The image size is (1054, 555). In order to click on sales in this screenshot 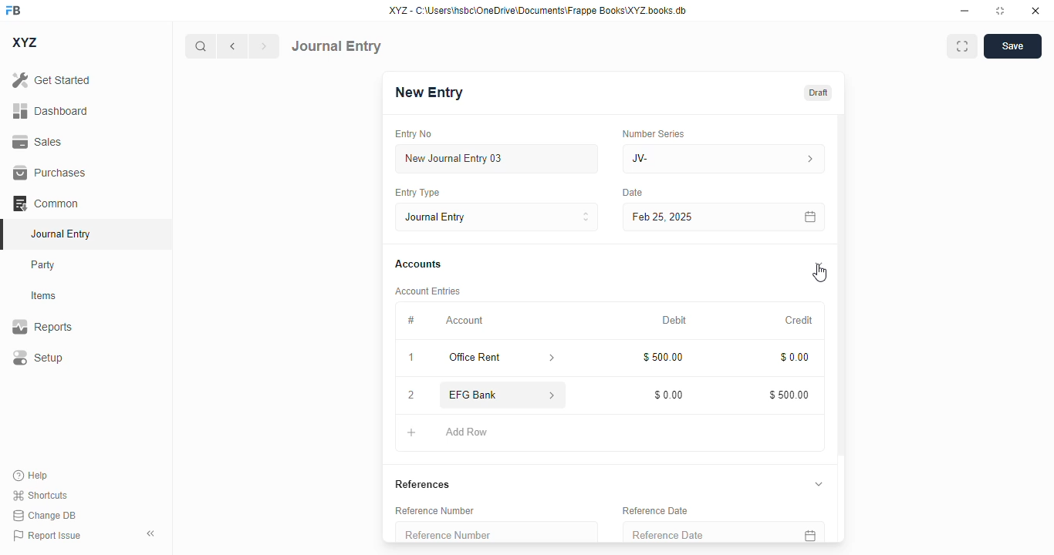, I will do `click(39, 143)`.